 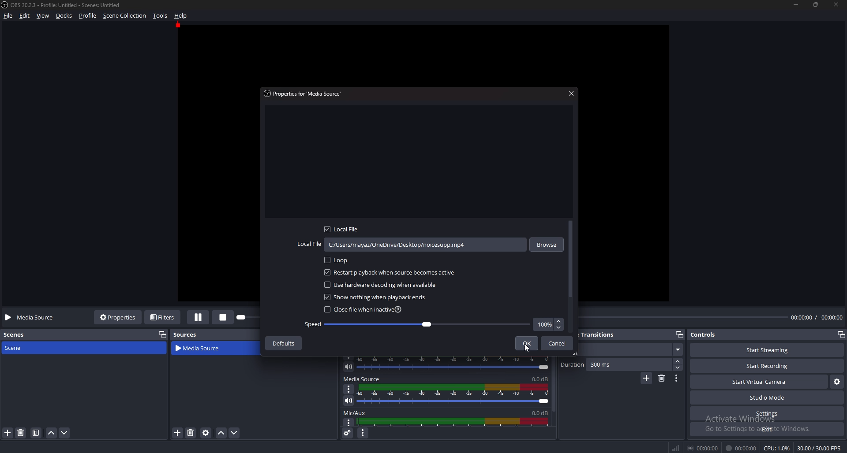 What do you see at coordinates (204, 349) in the screenshot?
I see `media source` at bounding box center [204, 349].